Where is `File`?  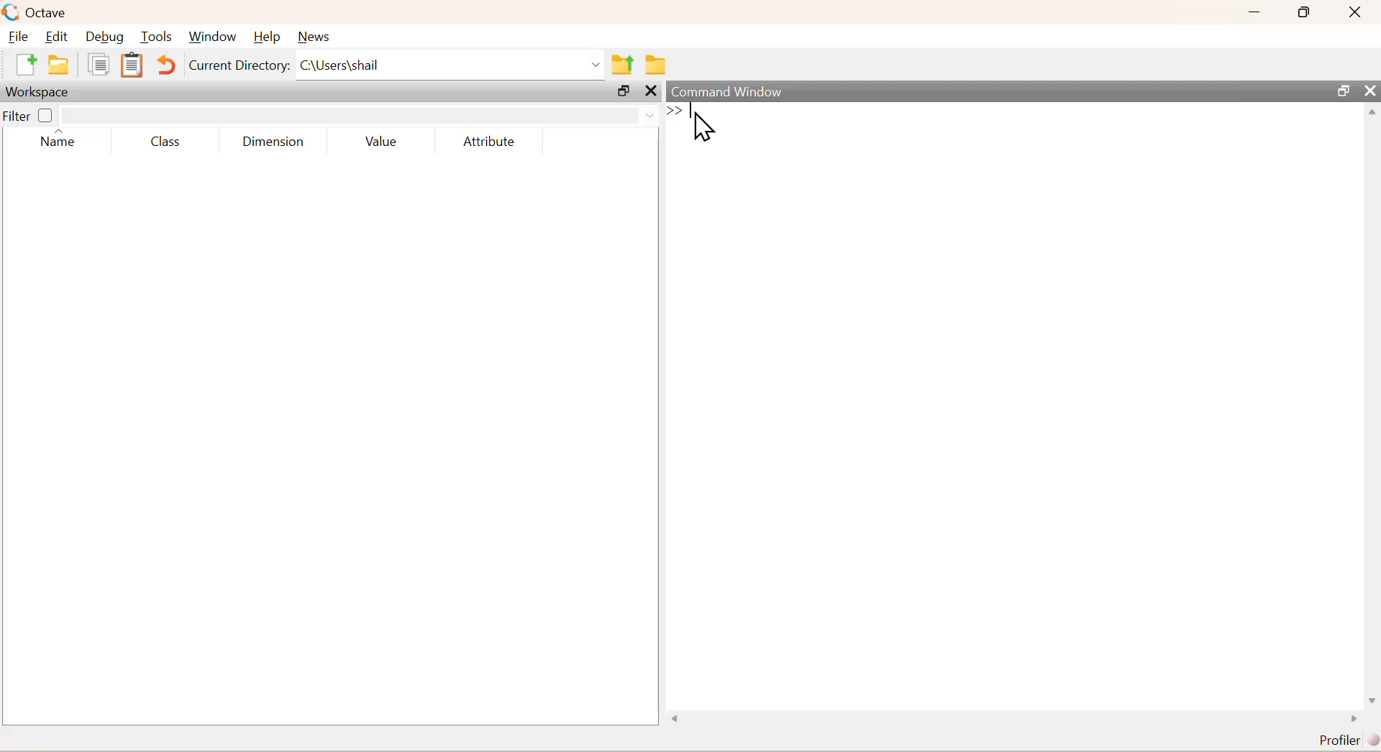 File is located at coordinates (20, 35).